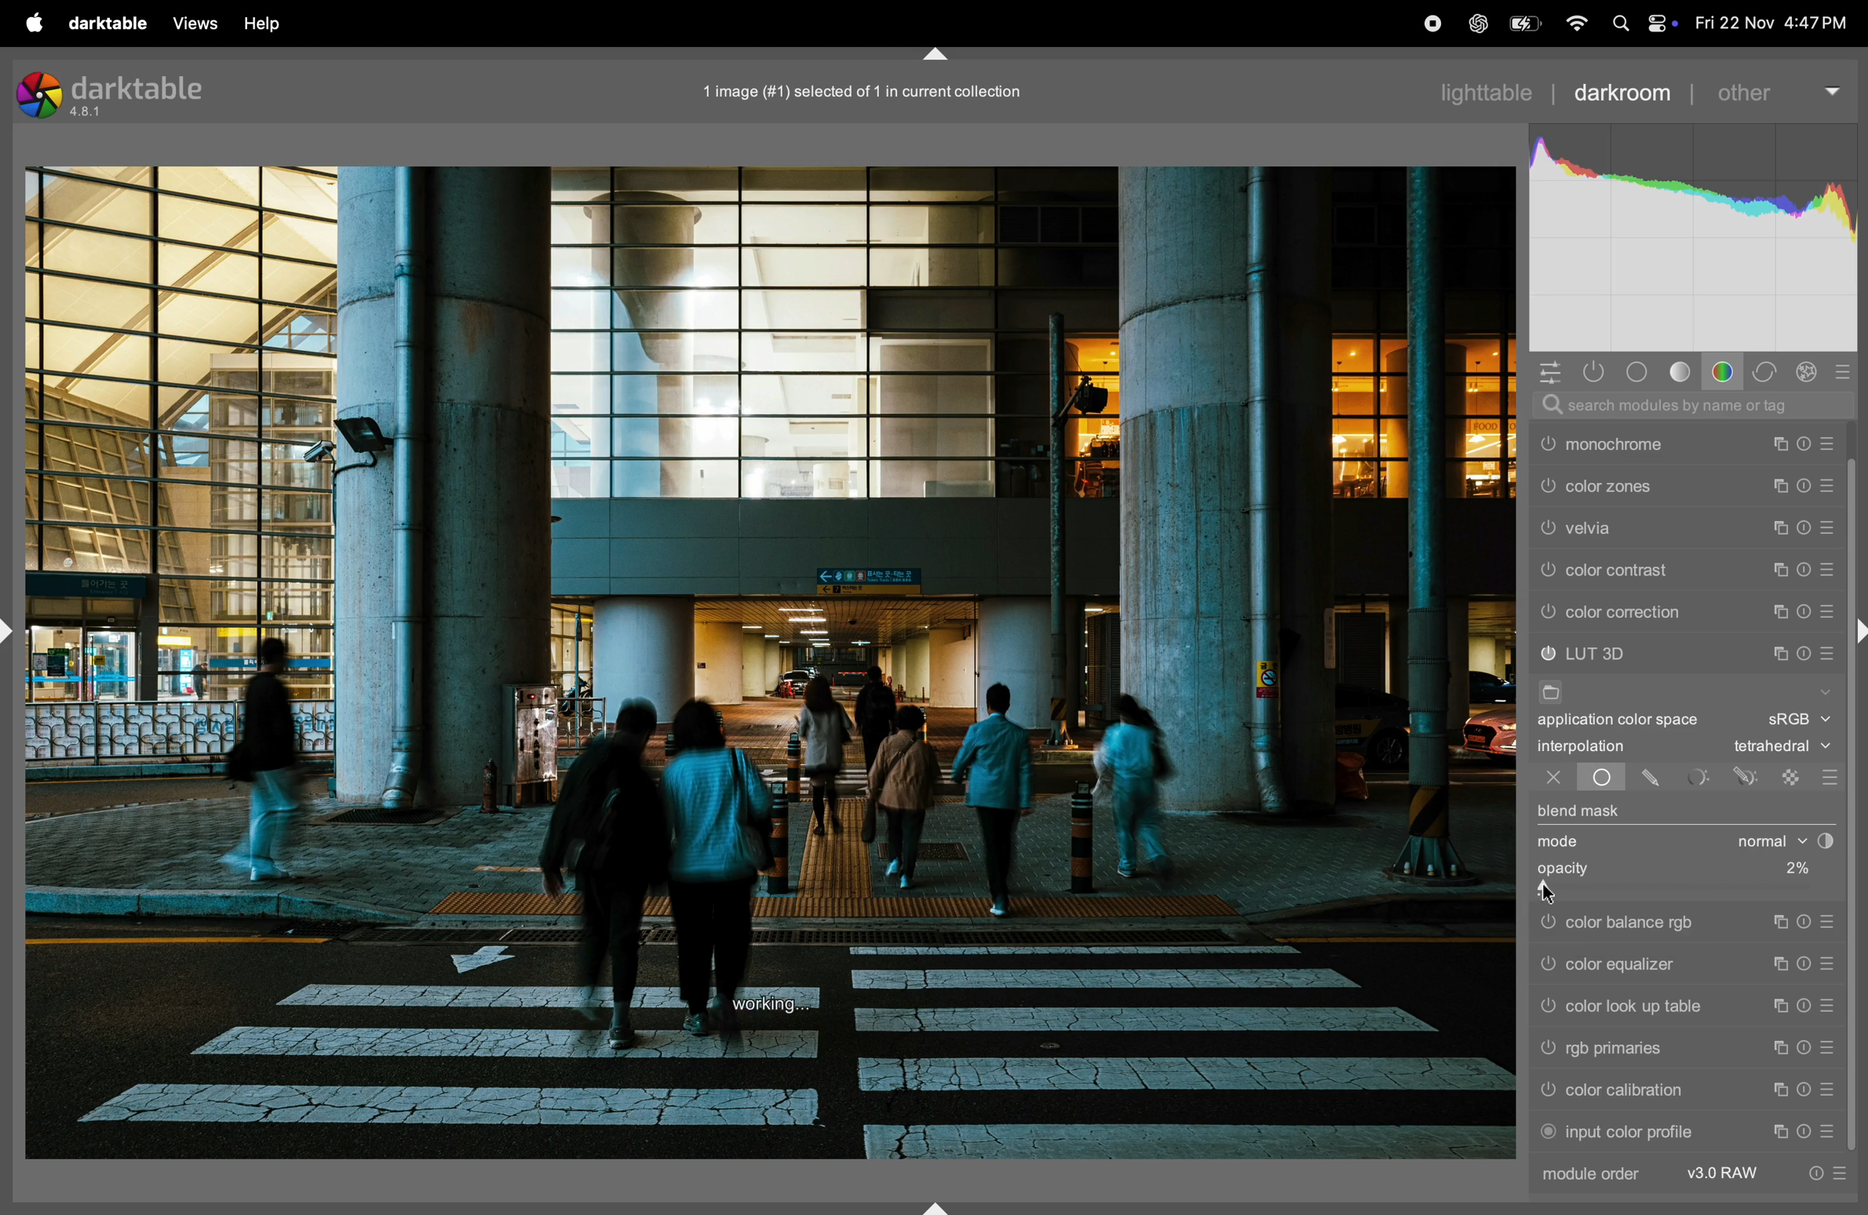 This screenshot has width=1868, height=1215. Describe the element at coordinates (1804, 524) in the screenshot. I see `reset` at that location.